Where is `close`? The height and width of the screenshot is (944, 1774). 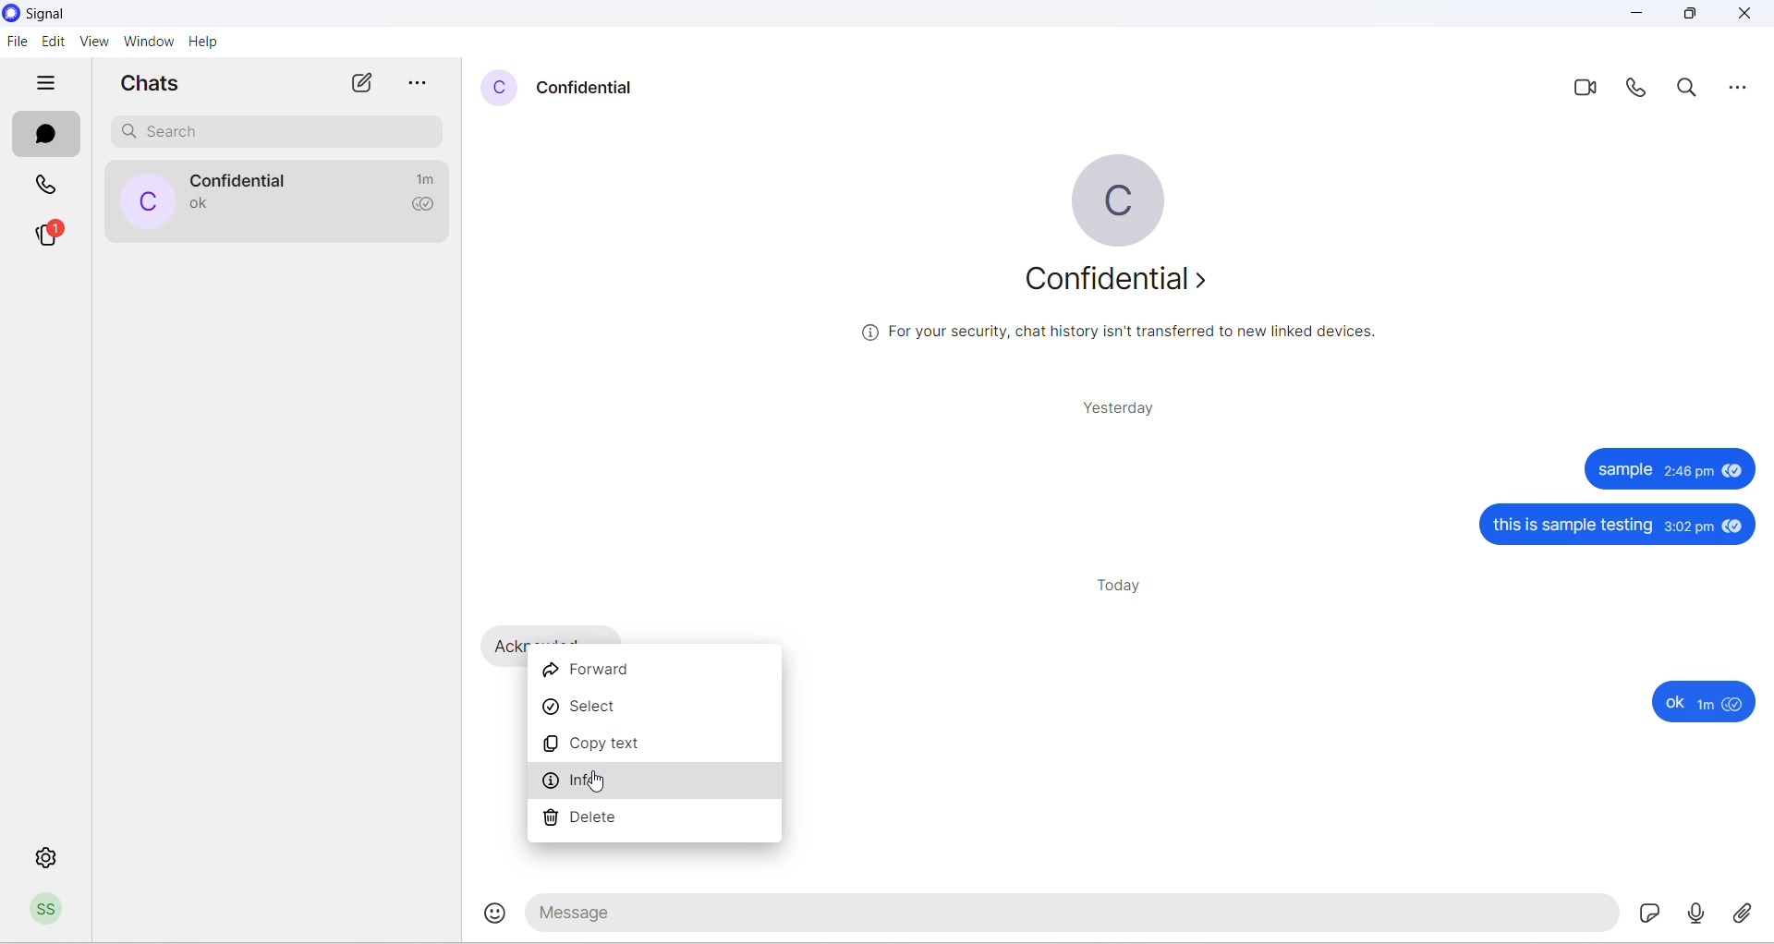
close is located at coordinates (1745, 14).